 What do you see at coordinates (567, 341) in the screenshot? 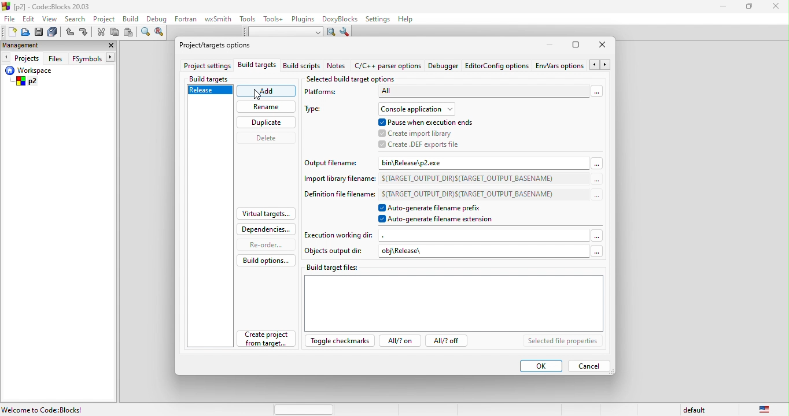
I see `selected file properties` at bounding box center [567, 341].